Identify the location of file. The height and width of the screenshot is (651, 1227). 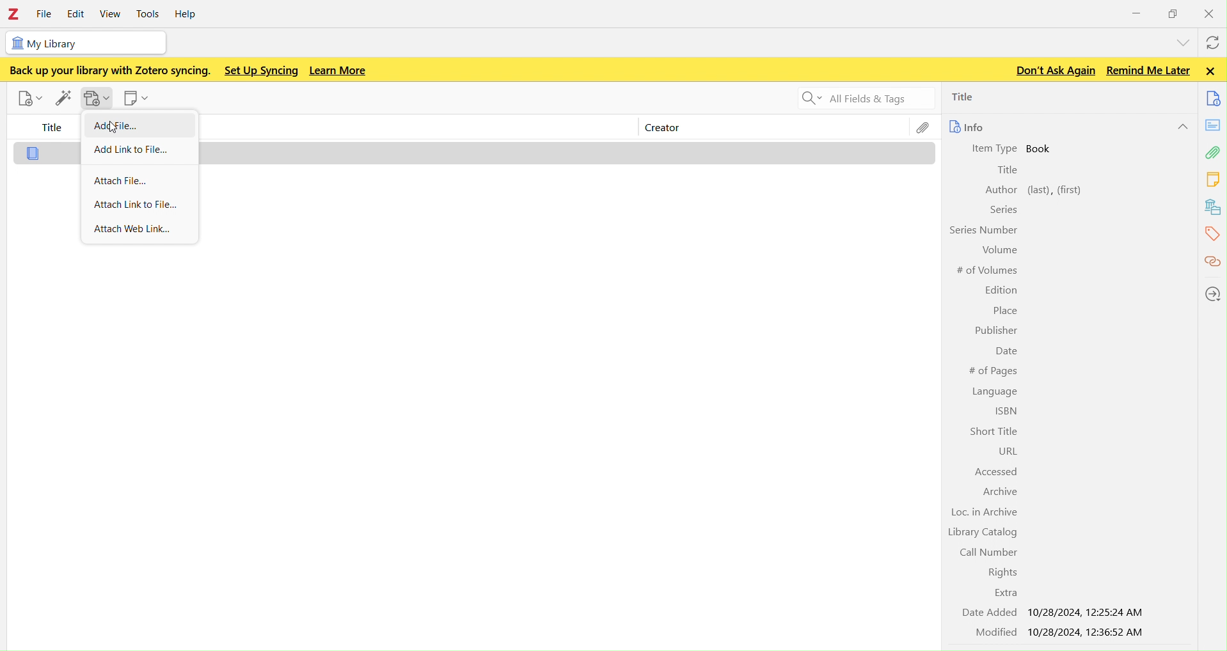
(922, 128).